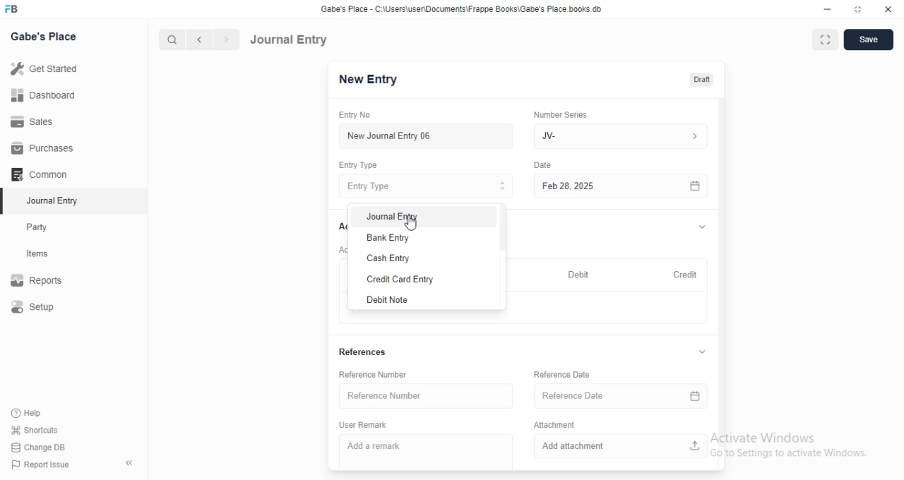 The height and width of the screenshot is (480, 904). I want to click on Entry Type, so click(363, 164).